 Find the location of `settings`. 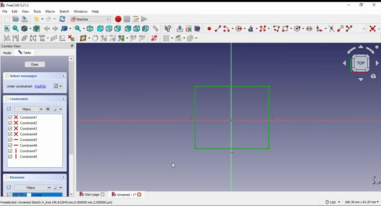

settings is located at coordinates (58, 109).